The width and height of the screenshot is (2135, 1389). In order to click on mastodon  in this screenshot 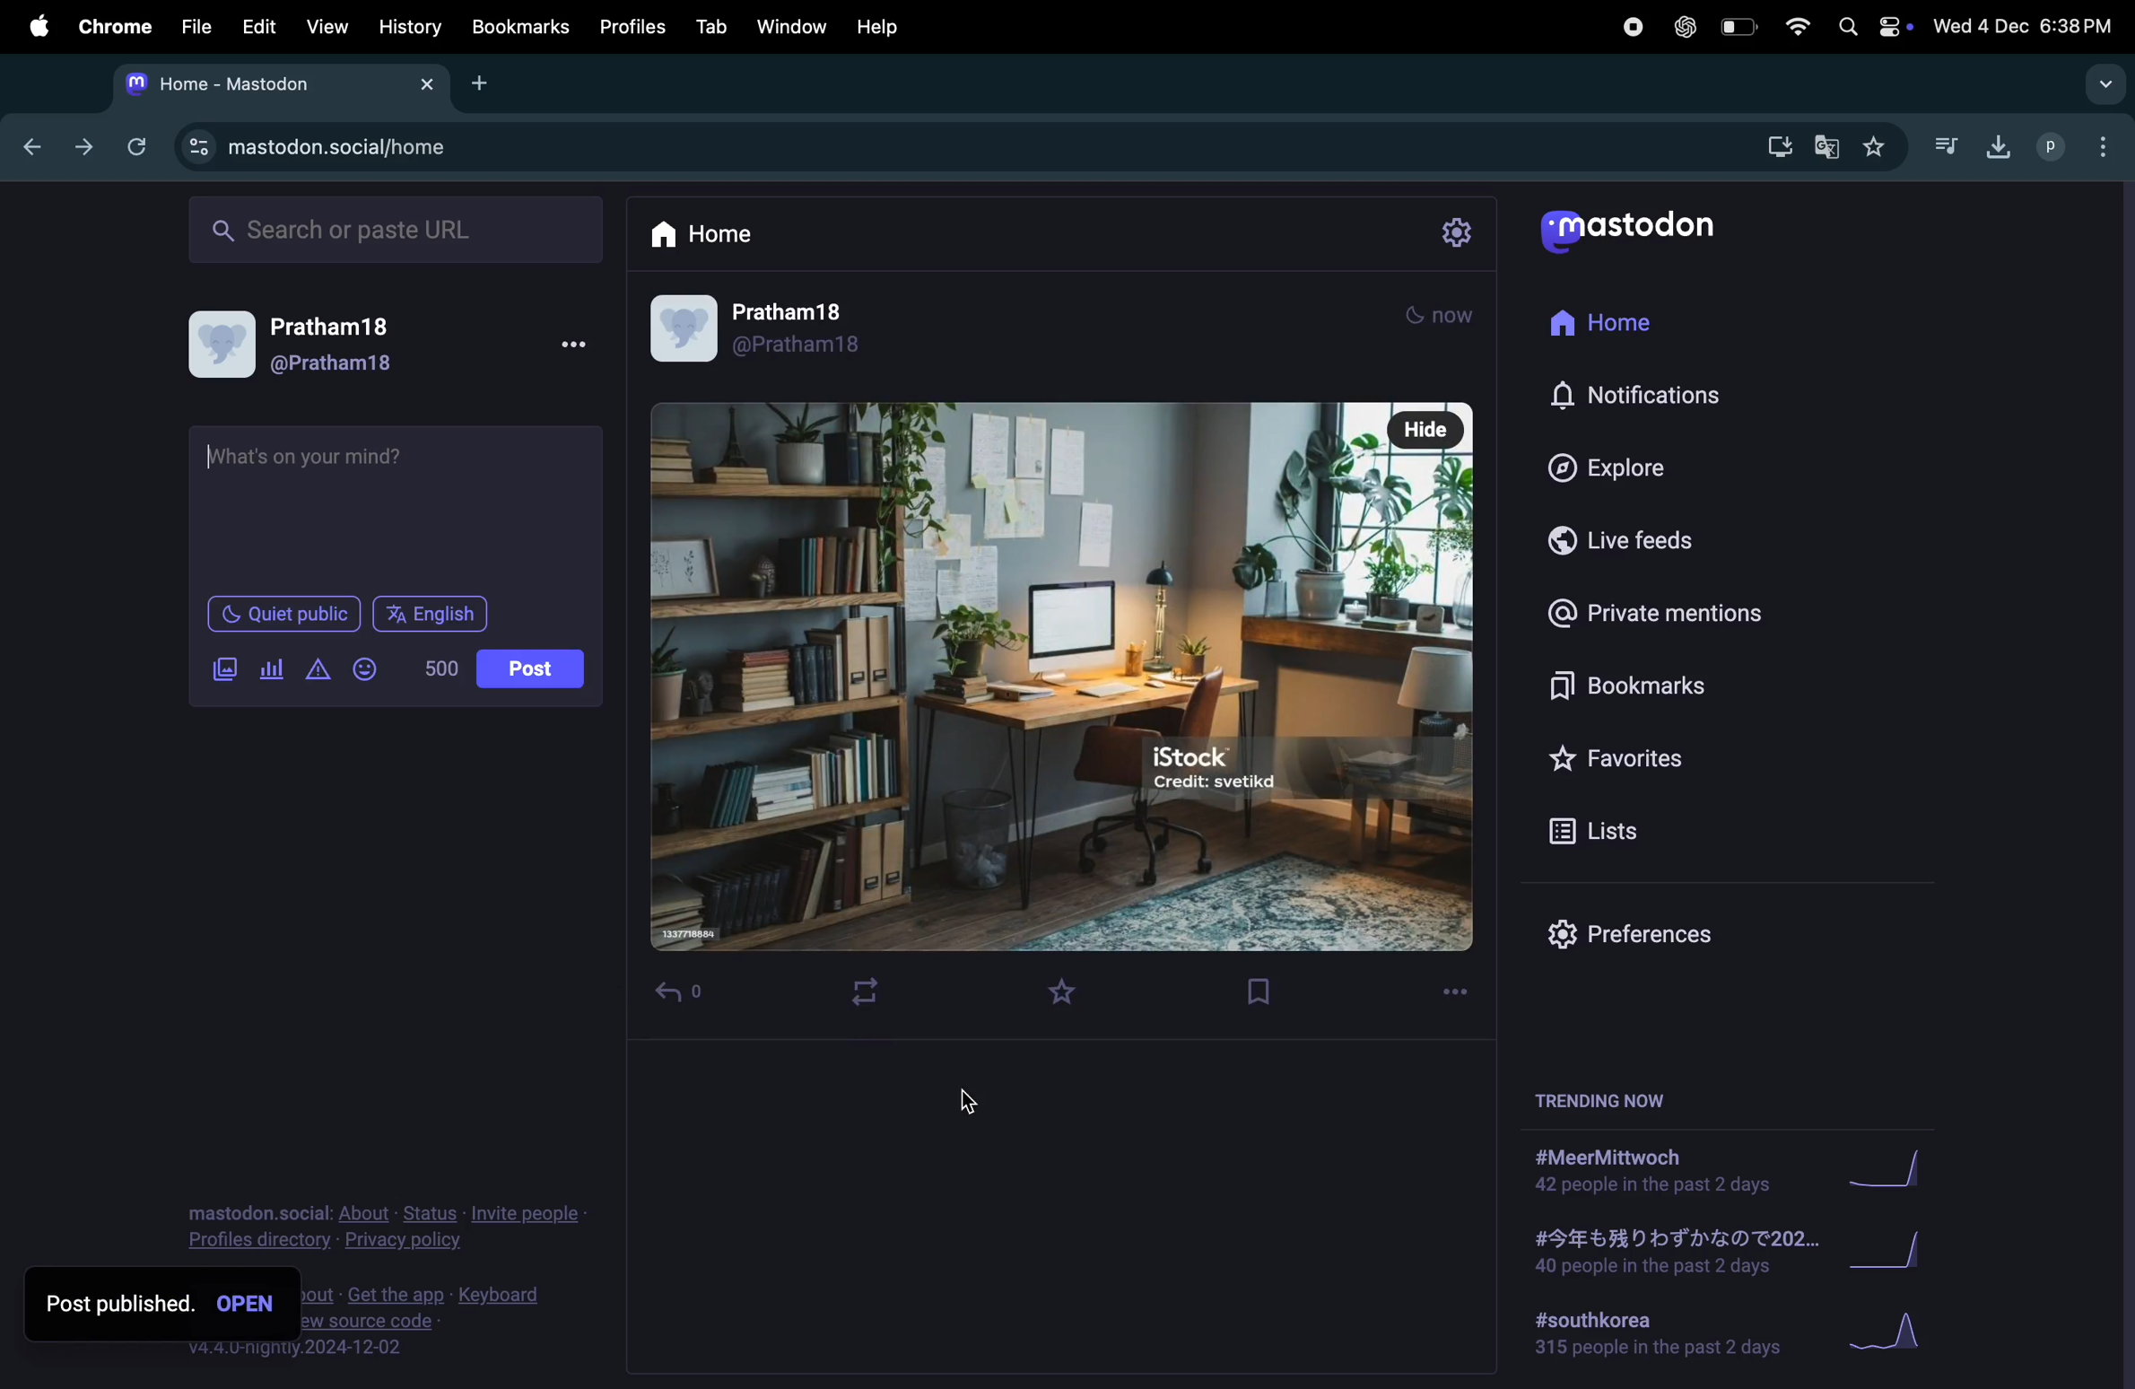, I will do `click(1643, 227)`.